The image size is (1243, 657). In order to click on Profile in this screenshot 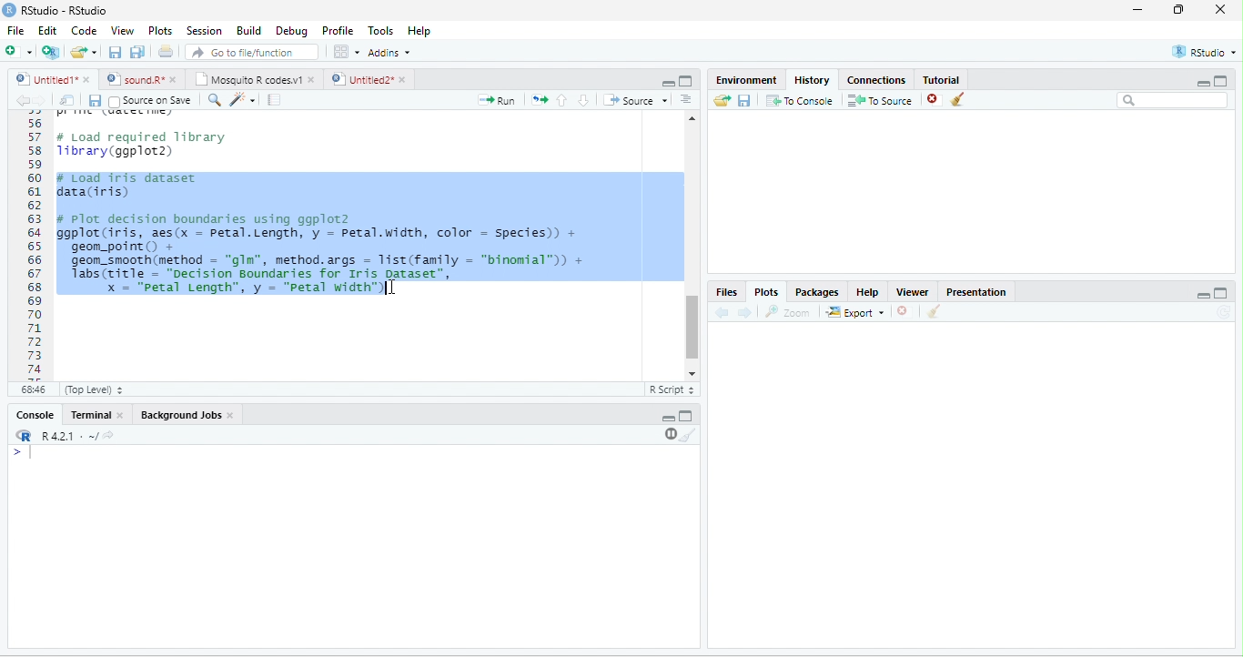, I will do `click(339, 31)`.